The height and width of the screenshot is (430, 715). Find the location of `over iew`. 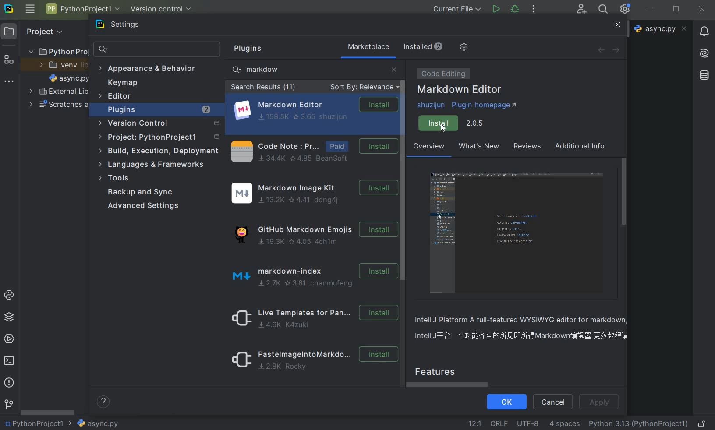

over iew is located at coordinates (429, 148).